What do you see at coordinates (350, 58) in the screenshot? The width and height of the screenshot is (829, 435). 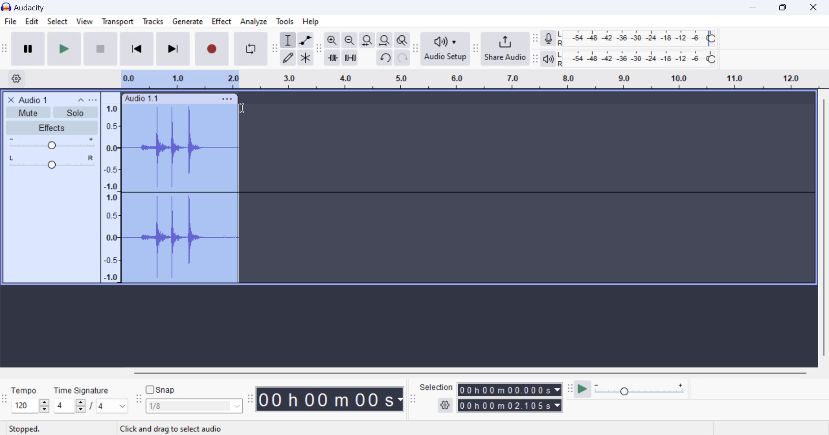 I see `silence audio selection` at bounding box center [350, 58].